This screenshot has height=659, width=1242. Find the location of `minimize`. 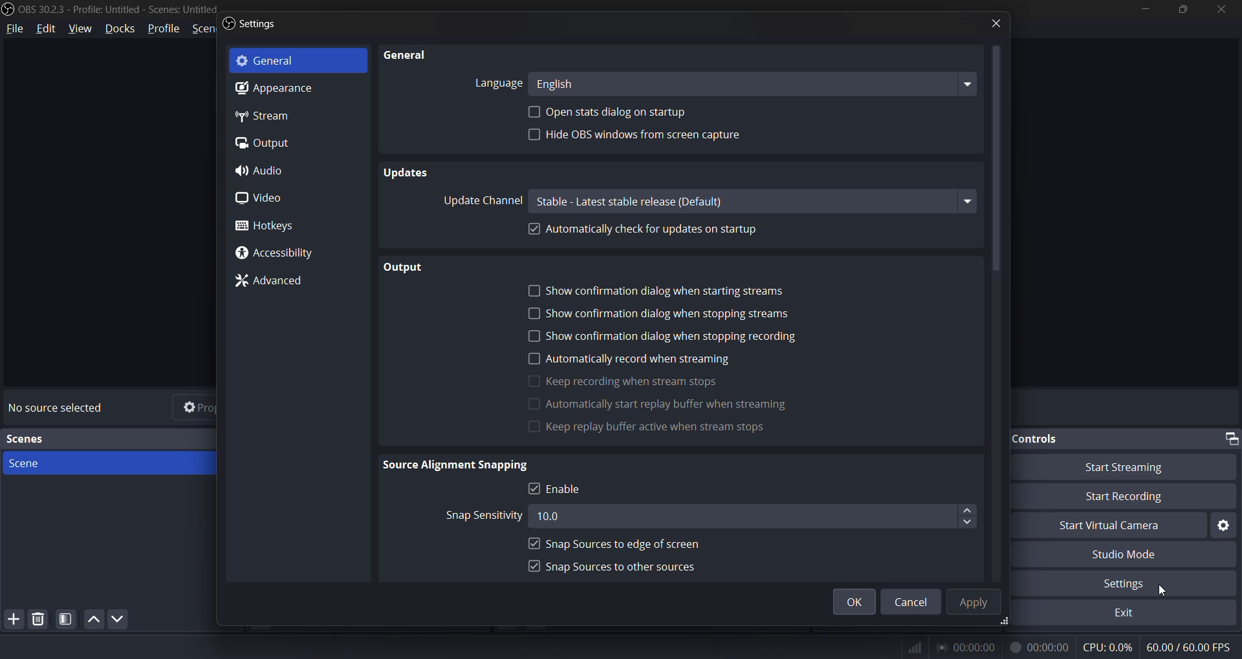

minimize is located at coordinates (1143, 11).